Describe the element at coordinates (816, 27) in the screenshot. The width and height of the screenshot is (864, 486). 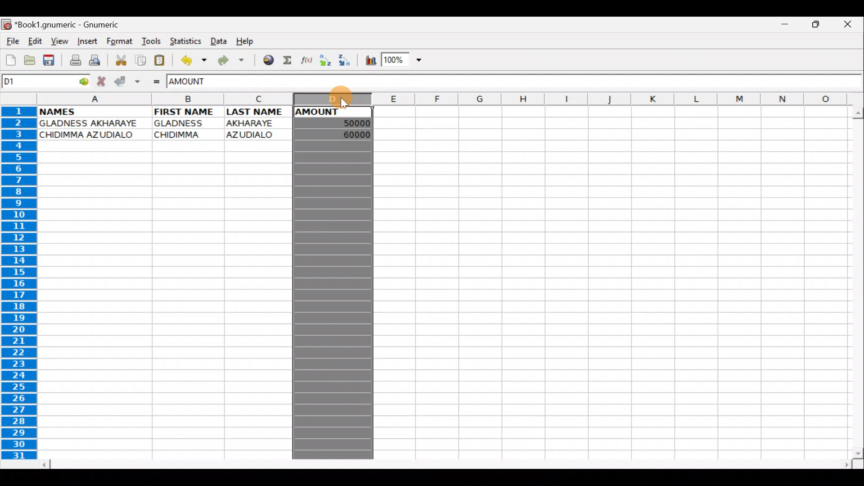
I see `Maximize` at that location.